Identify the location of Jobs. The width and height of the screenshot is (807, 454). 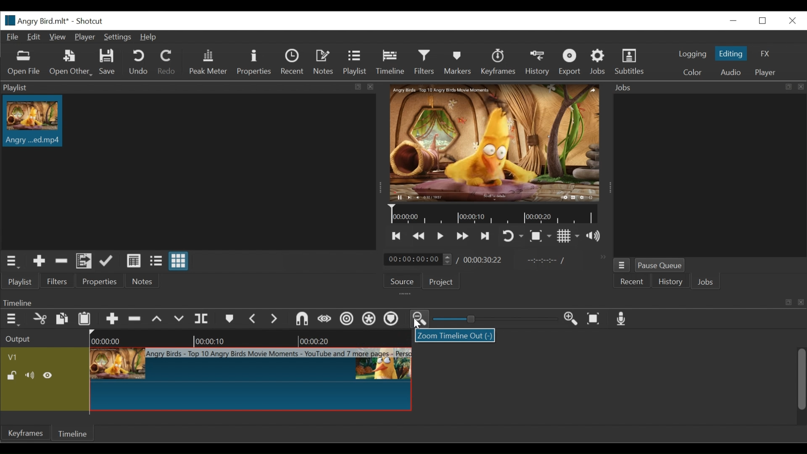
(599, 62).